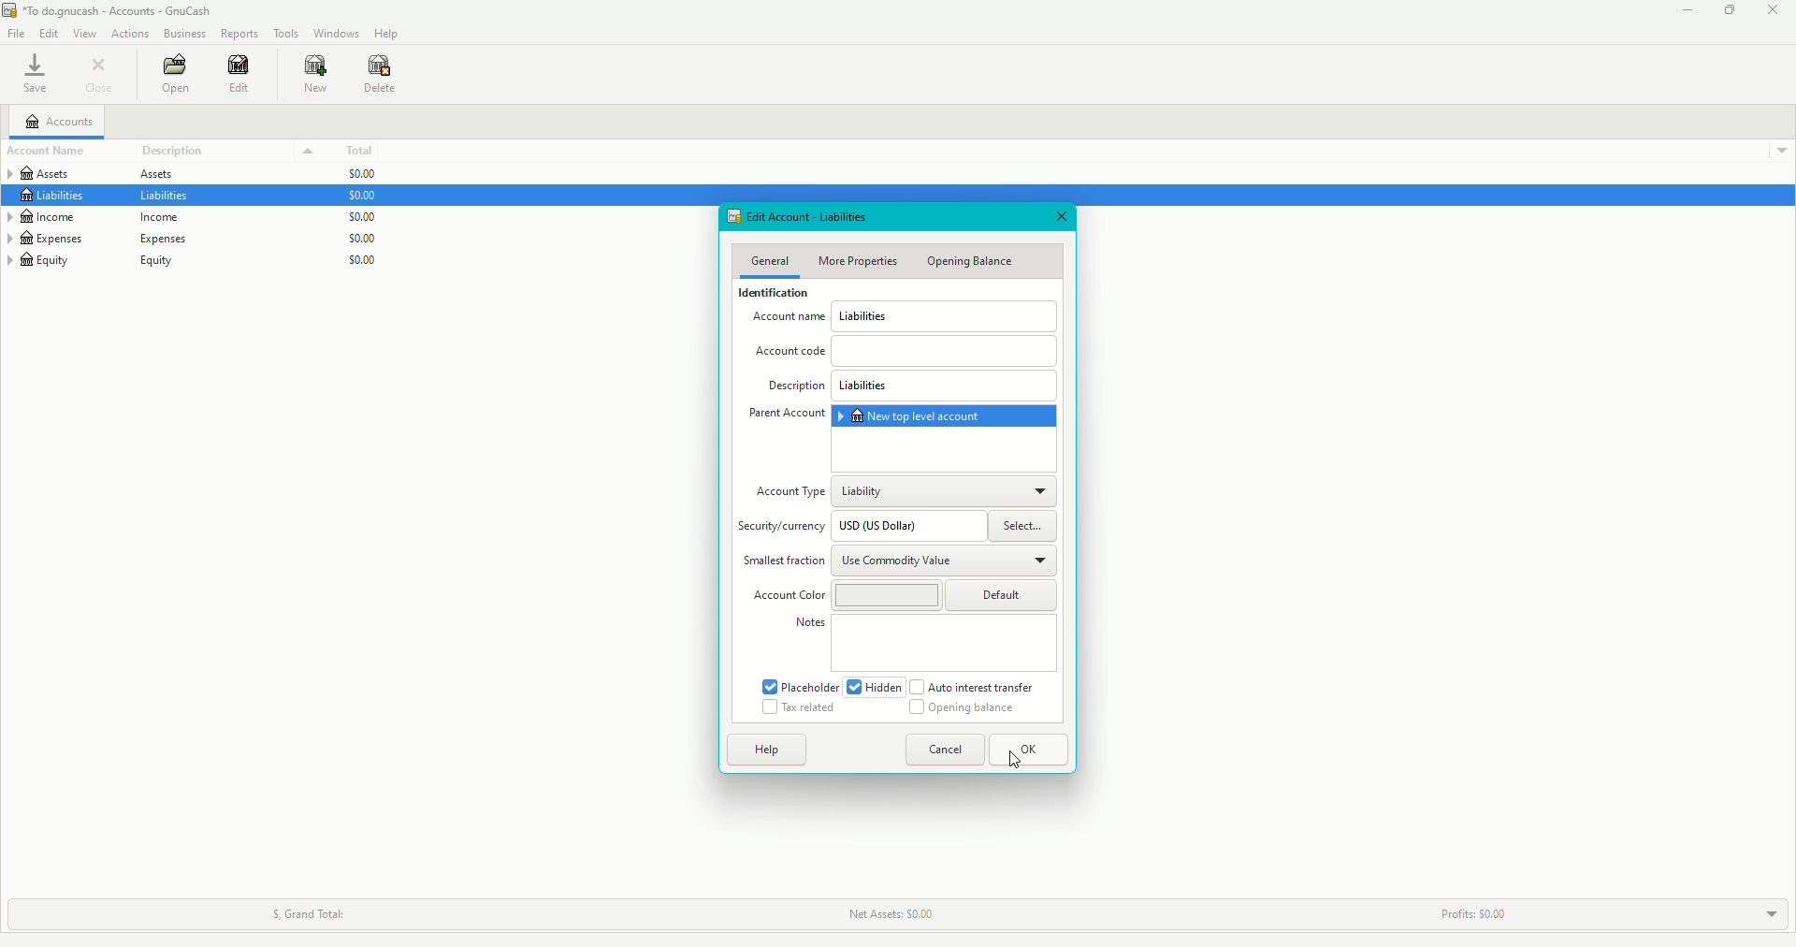 Image resolution: width=1796 pixels, height=947 pixels. Describe the element at coordinates (947, 490) in the screenshot. I see `Liability` at that location.